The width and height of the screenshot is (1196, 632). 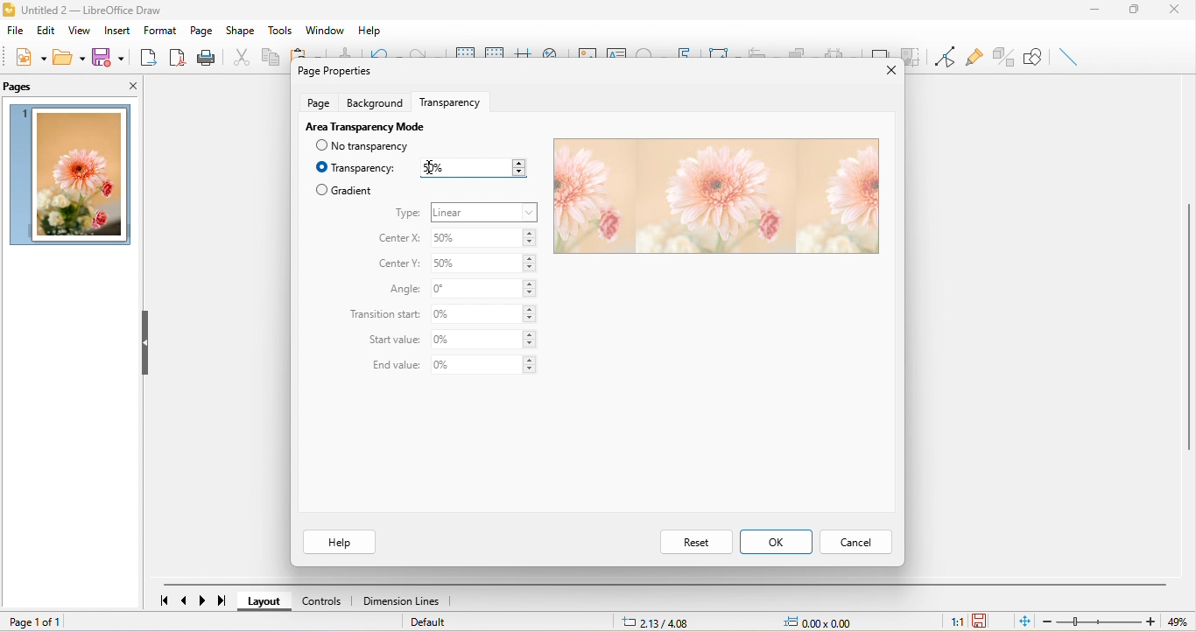 I want to click on pages, so click(x=22, y=88).